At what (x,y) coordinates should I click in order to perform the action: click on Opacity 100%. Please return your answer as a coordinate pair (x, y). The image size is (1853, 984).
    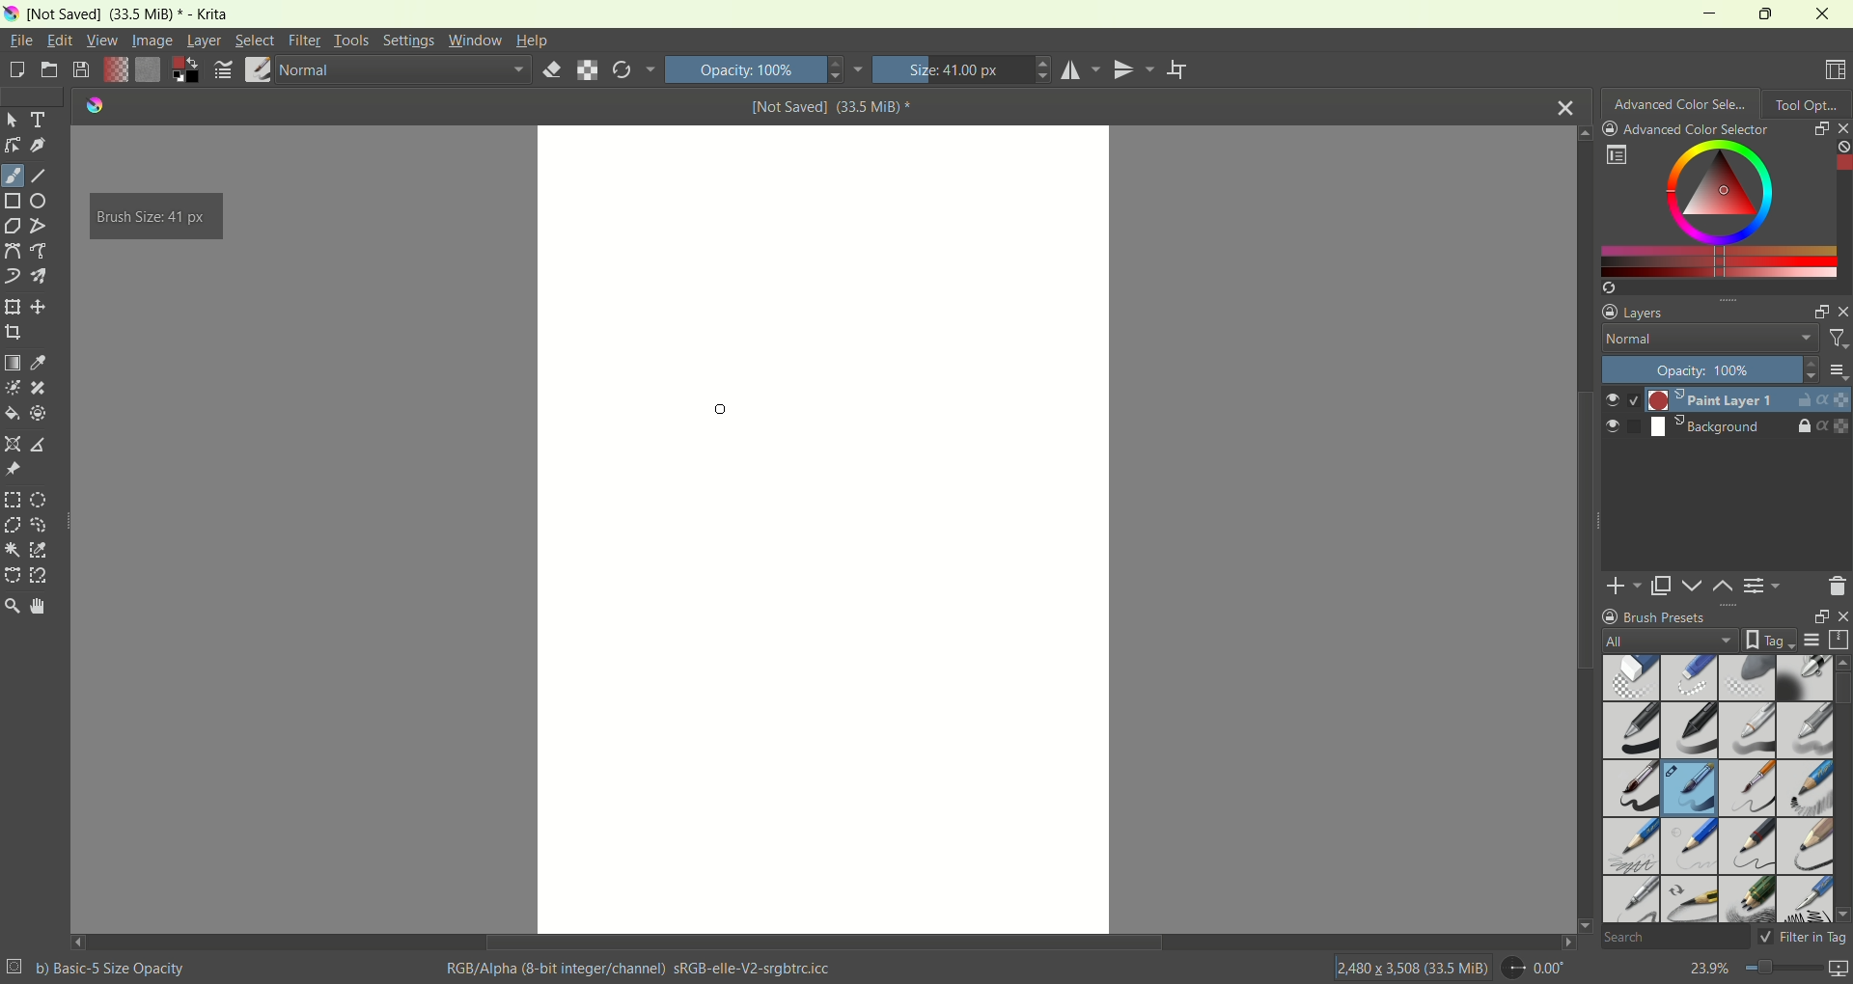
    Looking at the image, I should click on (762, 69).